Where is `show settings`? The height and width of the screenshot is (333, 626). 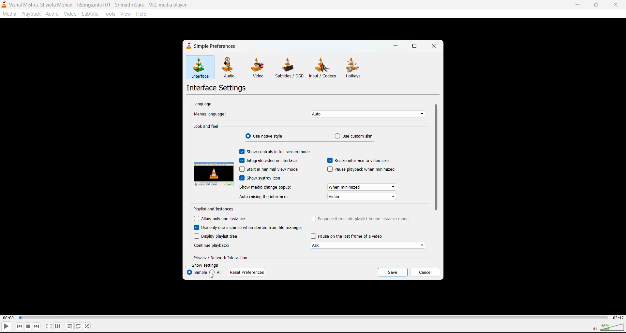
show settings is located at coordinates (205, 265).